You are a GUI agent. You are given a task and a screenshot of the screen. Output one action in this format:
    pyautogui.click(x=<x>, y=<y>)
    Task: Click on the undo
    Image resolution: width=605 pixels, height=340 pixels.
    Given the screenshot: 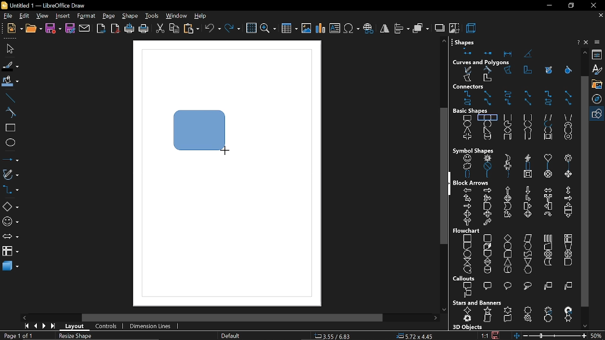 What is the action you would take?
    pyautogui.click(x=213, y=29)
    